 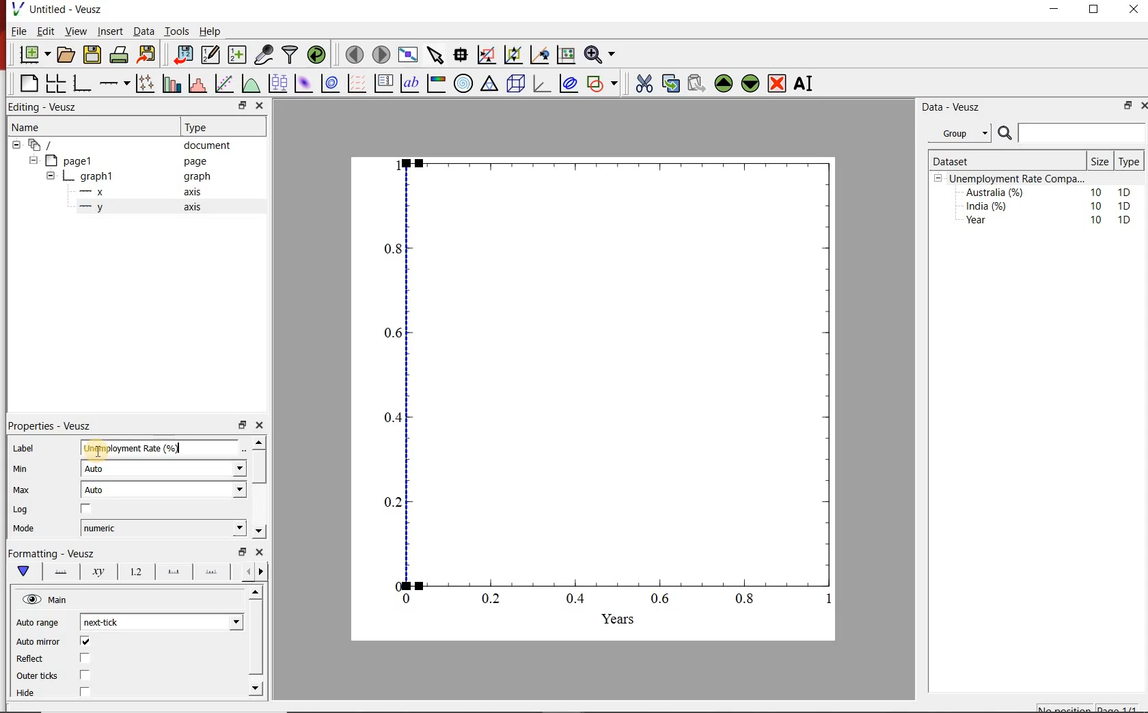 I want to click on scroll bar, so click(x=256, y=637).